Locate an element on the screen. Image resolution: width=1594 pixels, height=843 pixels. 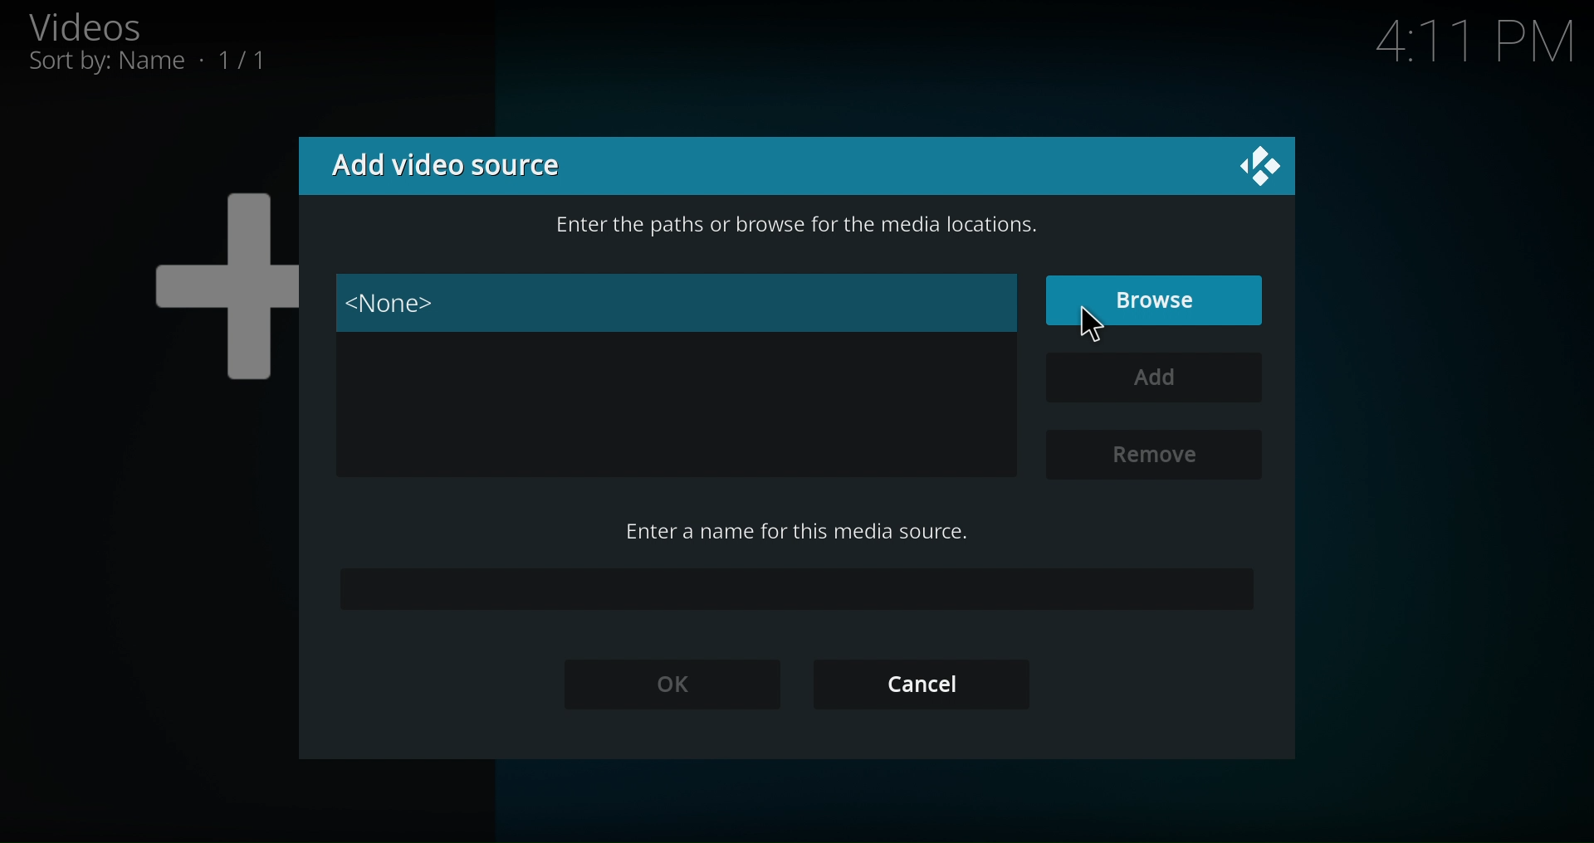
Pointer Cursor is located at coordinates (1094, 324).